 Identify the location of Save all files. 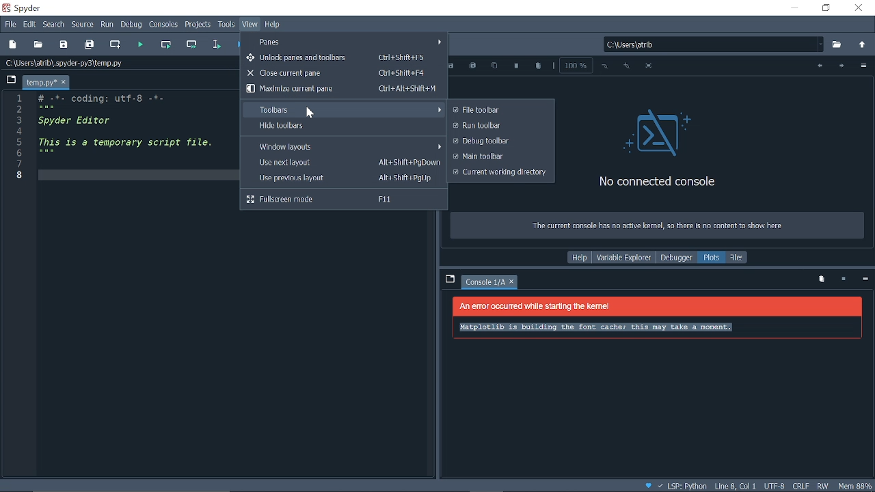
(90, 43).